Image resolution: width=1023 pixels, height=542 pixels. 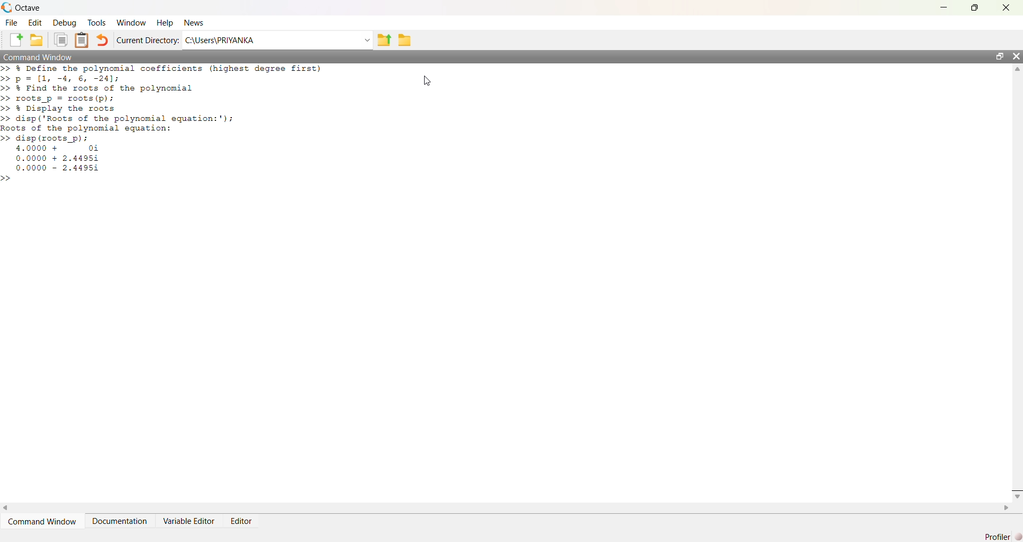 What do you see at coordinates (385, 40) in the screenshot?
I see `Upload Folder` at bounding box center [385, 40].